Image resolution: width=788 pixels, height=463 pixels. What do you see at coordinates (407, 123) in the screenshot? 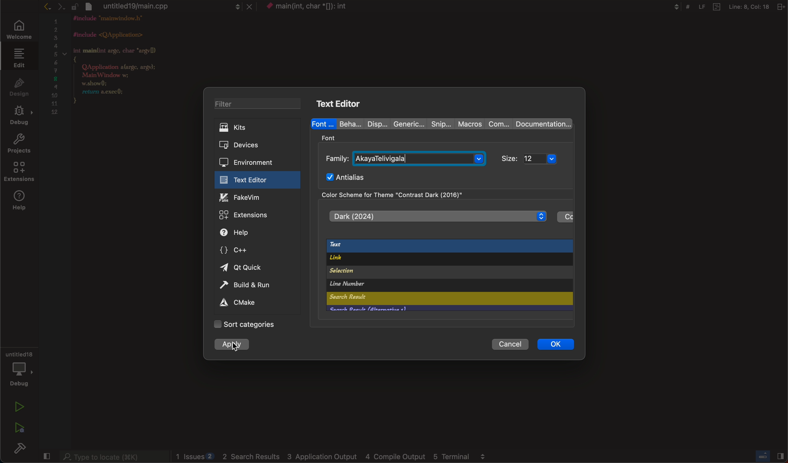
I see `generic` at bounding box center [407, 123].